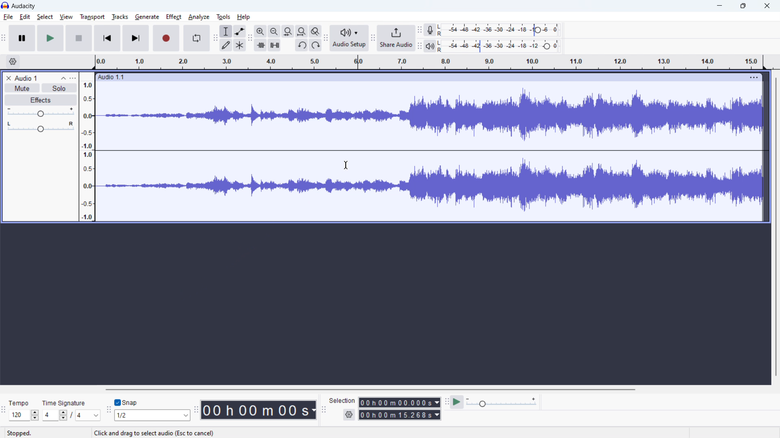 This screenshot has height=438, width=780. I want to click on , so click(215, 38).